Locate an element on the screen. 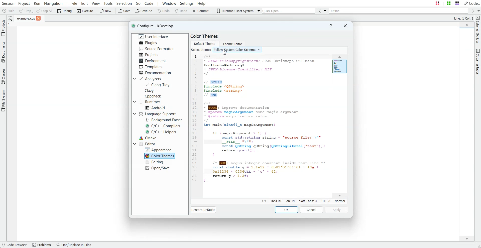 This screenshot has height=248, width=481. Classes is located at coordinates (3, 77).